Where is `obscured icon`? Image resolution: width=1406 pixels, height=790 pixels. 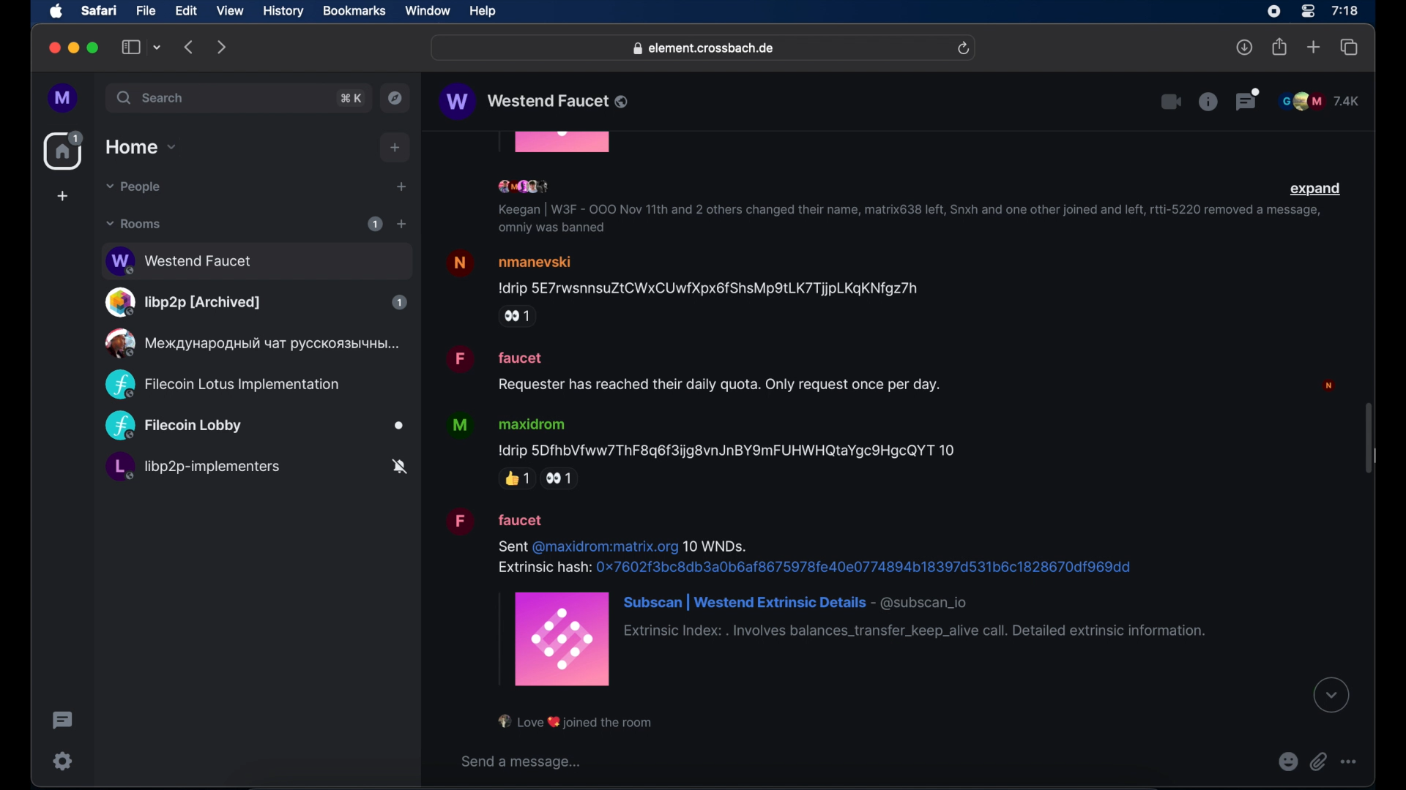
obscured icon is located at coordinates (563, 143).